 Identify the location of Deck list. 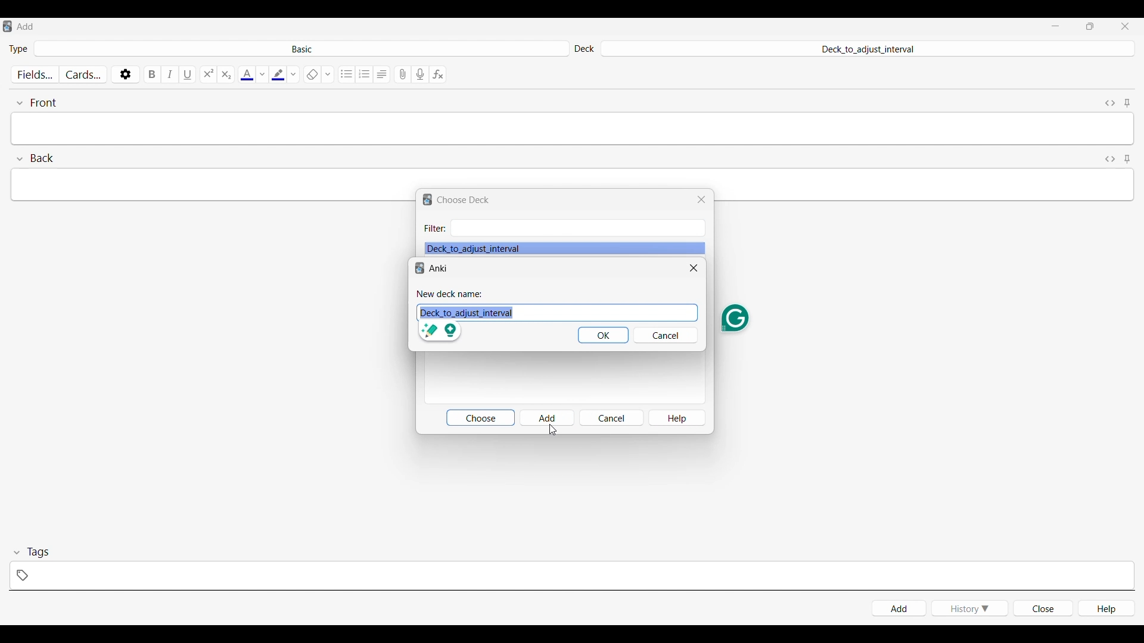
(565, 248).